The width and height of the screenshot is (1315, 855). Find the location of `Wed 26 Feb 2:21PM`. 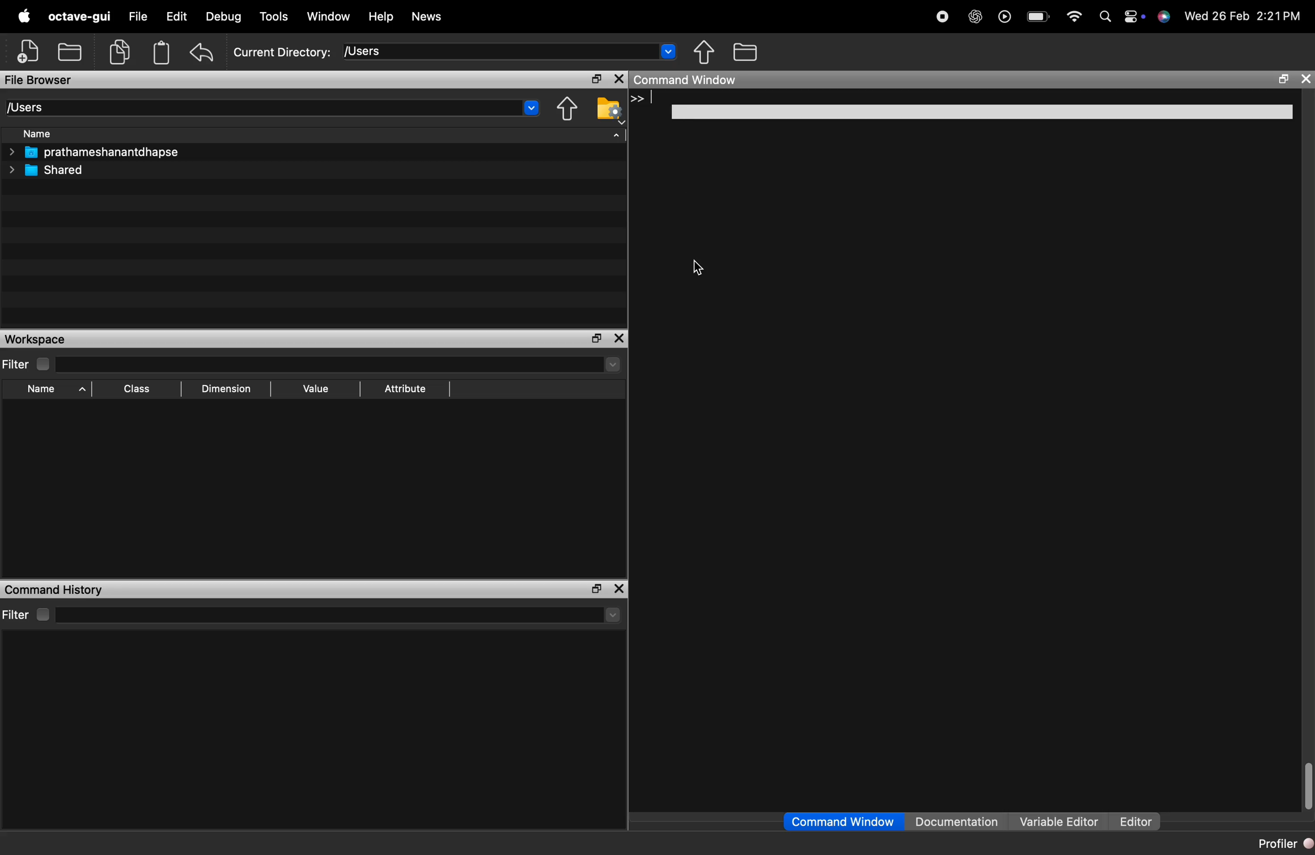

Wed 26 Feb 2:21PM is located at coordinates (1244, 14).